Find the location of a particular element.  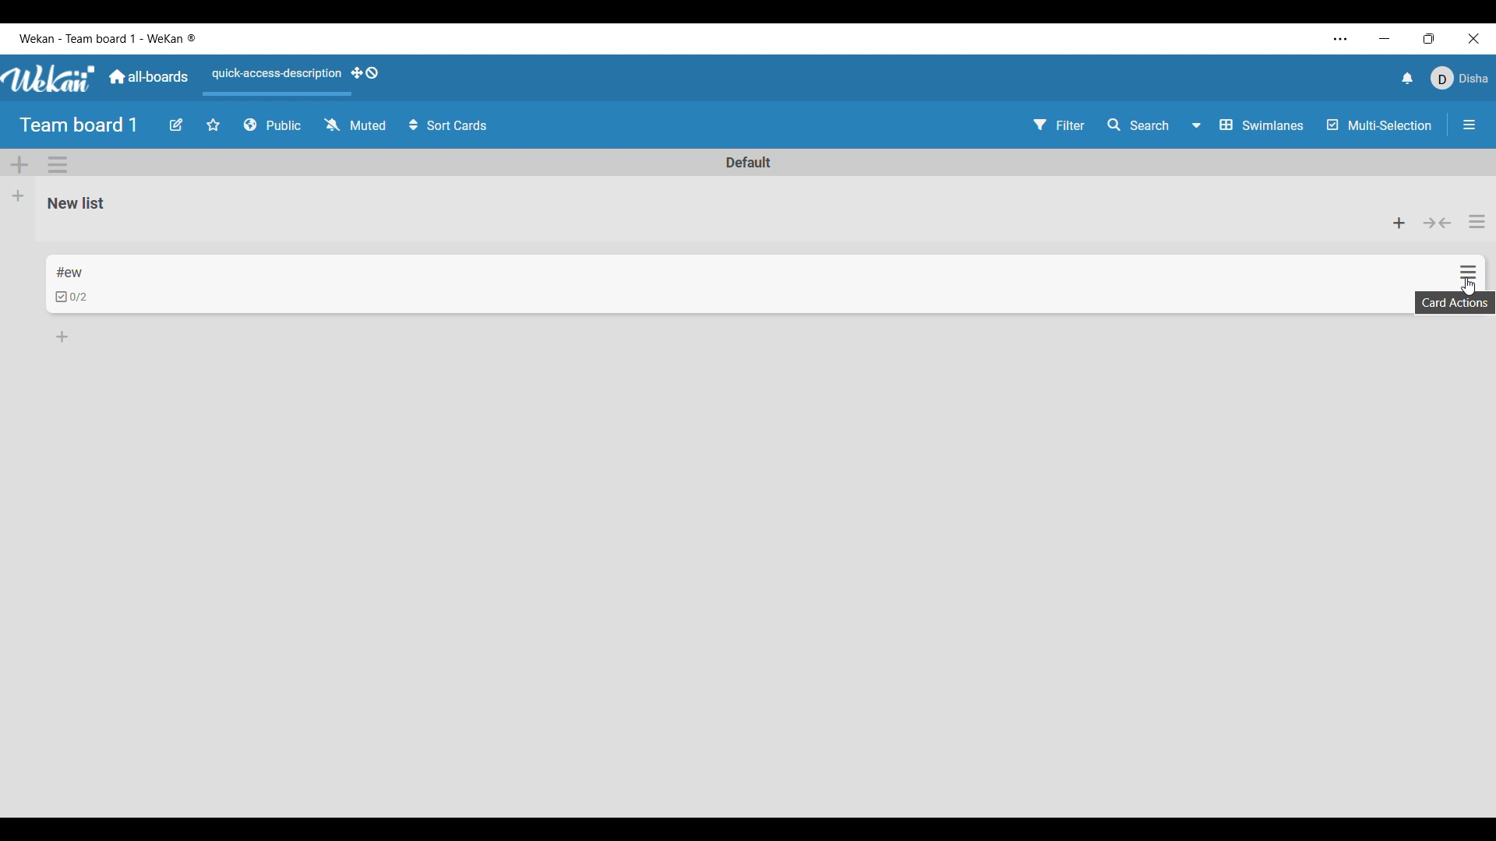

Add card to bottom of list is located at coordinates (62, 336).